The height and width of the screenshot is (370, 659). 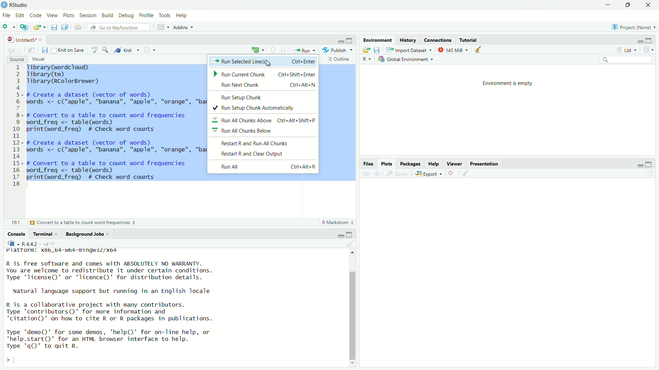 I want to click on Load Workspace, so click(x=367, y=50).